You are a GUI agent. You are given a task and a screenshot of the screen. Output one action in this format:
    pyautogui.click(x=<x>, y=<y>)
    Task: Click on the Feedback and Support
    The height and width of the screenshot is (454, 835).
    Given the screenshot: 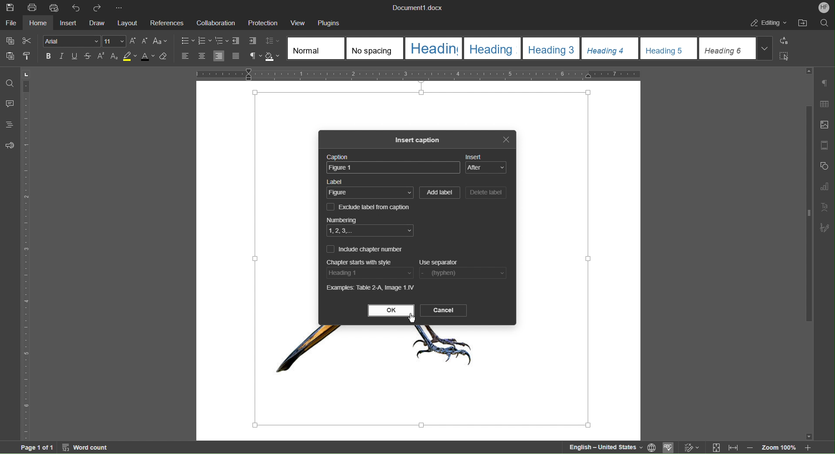 What is the action you would take?
    pyautogui.click(x=10, y=145)
    